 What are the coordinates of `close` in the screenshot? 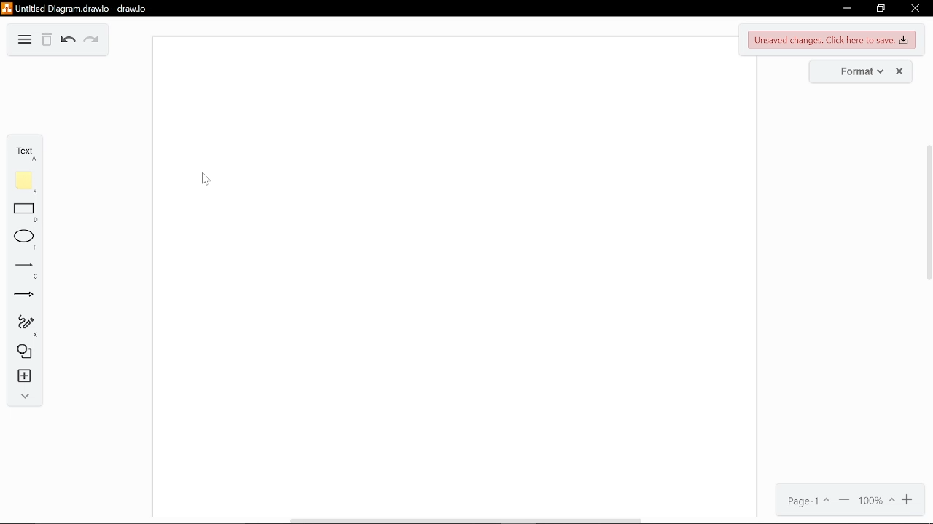 It's located at (916, 10).